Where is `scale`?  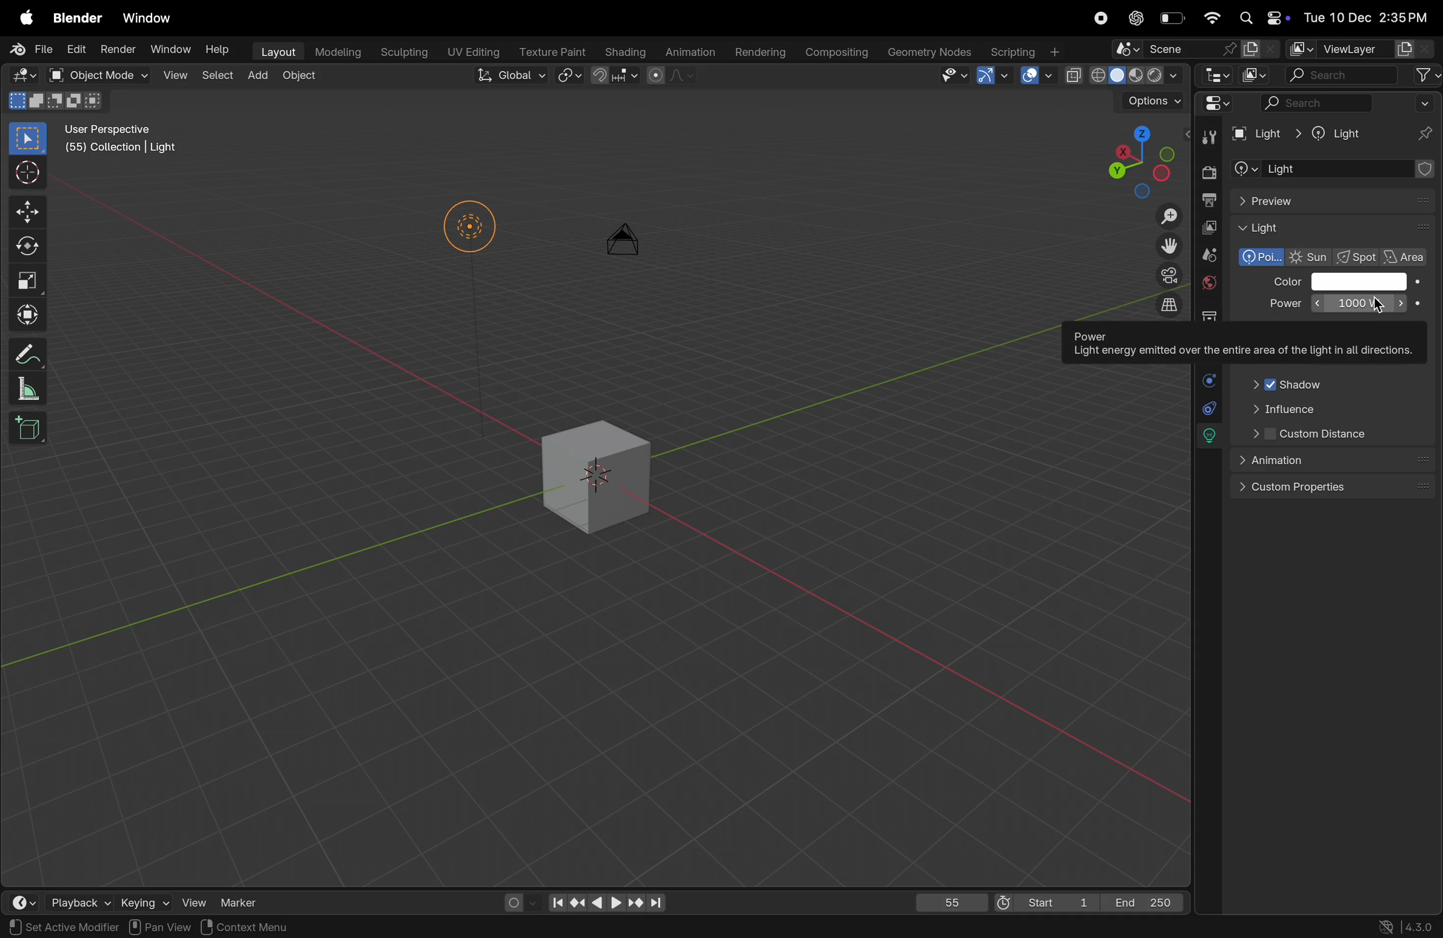 scale is located at coordinates (32, 282).